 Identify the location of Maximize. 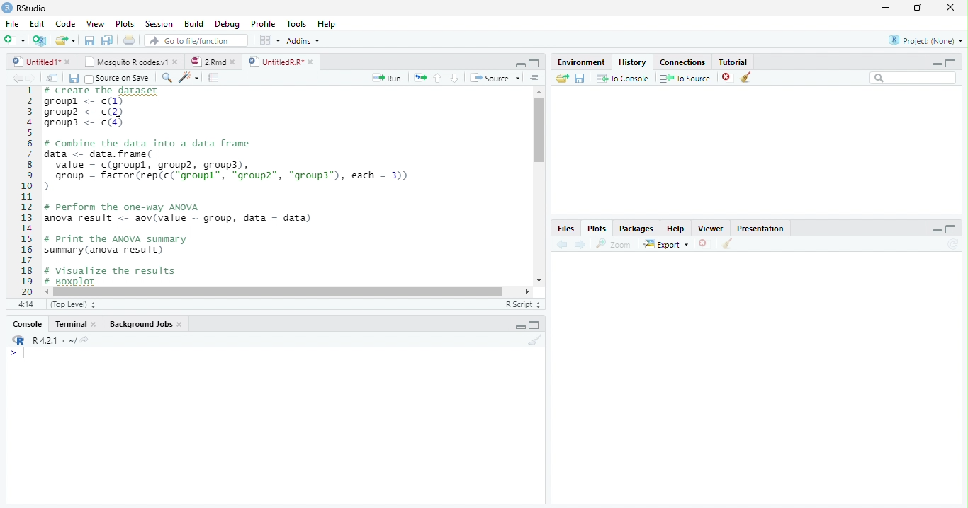
(951, 230).